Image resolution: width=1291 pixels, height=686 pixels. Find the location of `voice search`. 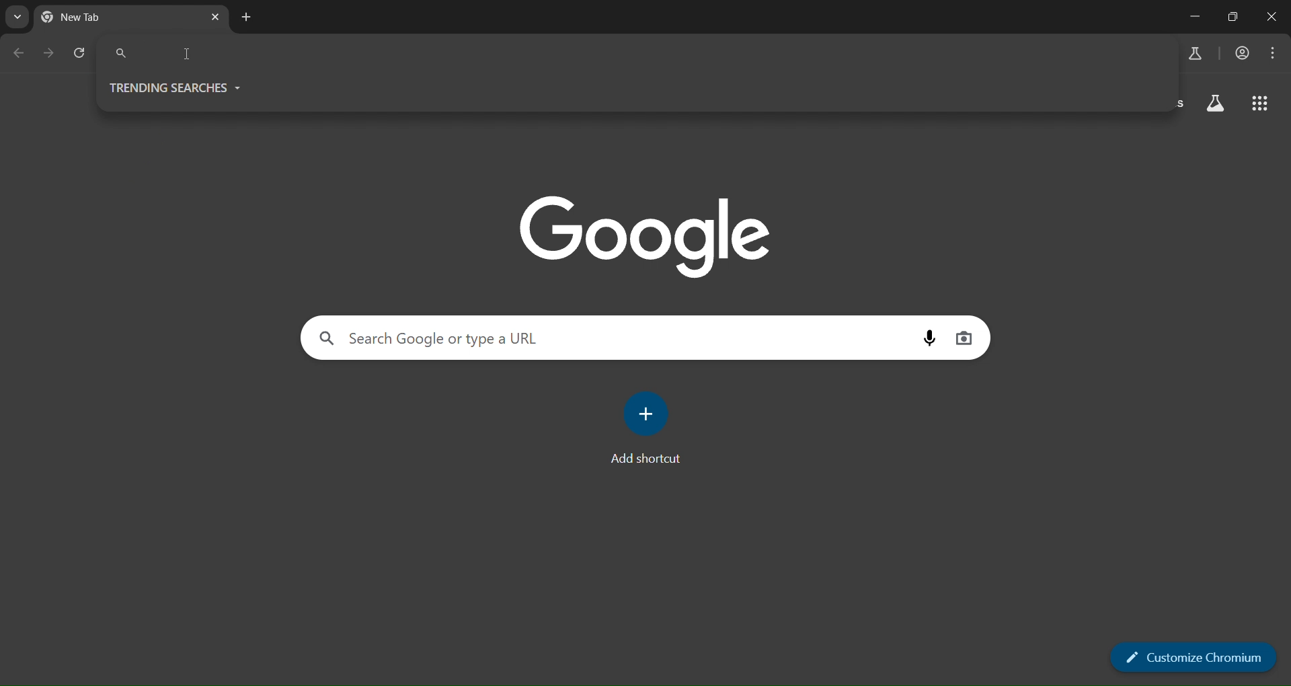

voice search is located at coordinates (966, 339).